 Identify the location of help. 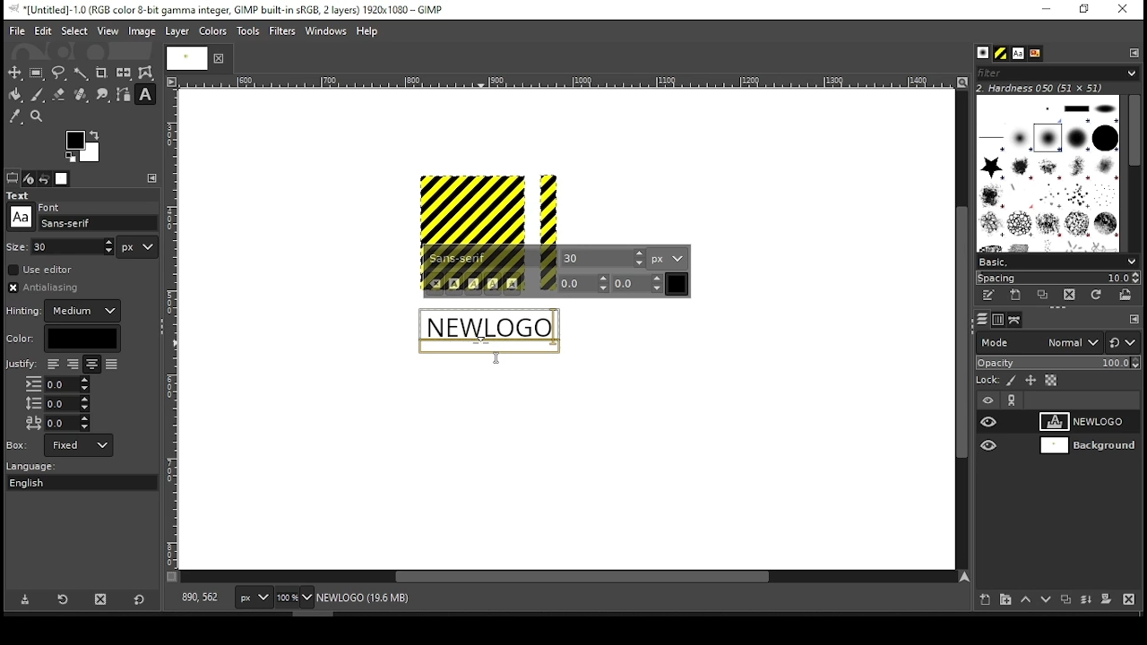
(367, 32).